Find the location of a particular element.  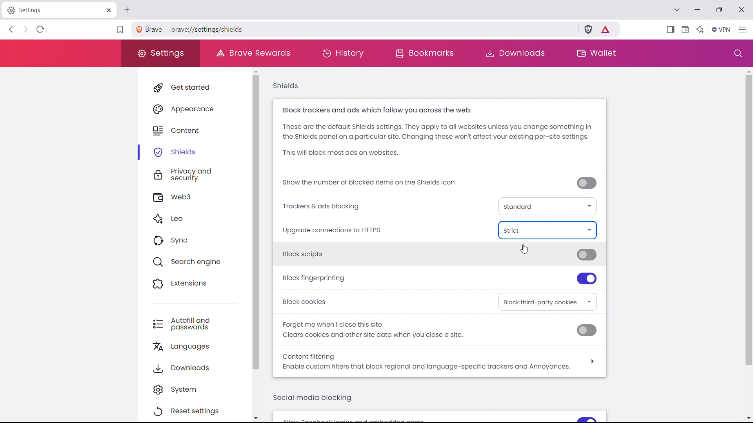

toggle off is located at coordinates (586, 253).